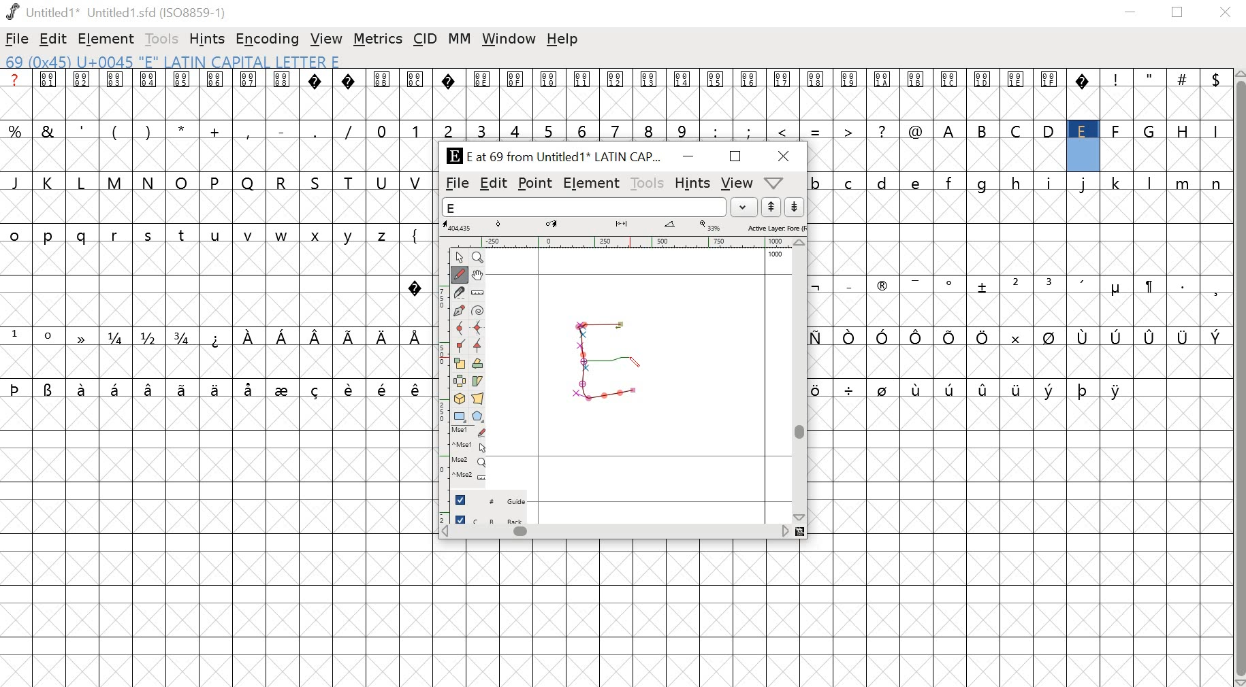 This screenshot has width=1246, height=687. What do you see at coordinates (460, 39) in the screenshot?
I see `MM` at bounding box center [460, 39].